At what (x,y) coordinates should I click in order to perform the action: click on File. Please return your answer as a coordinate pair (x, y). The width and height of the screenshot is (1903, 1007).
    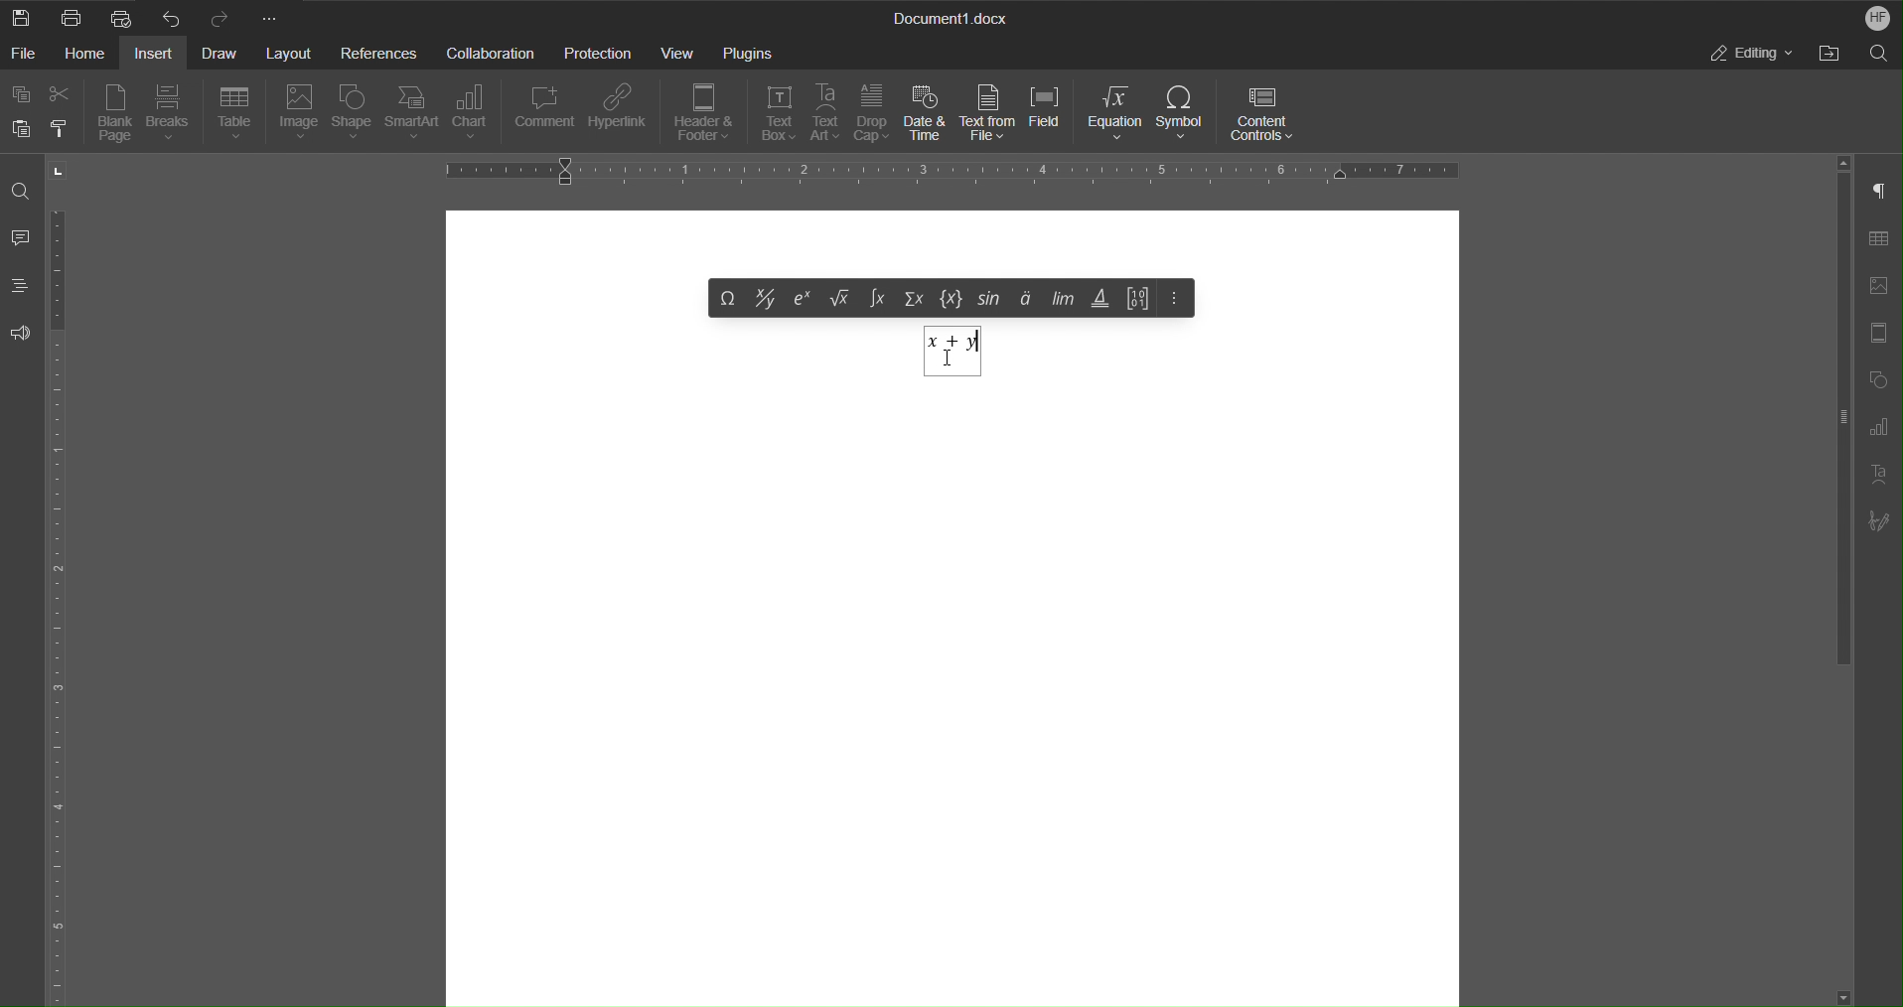
    Looking at the image, I should click on (28, 56).